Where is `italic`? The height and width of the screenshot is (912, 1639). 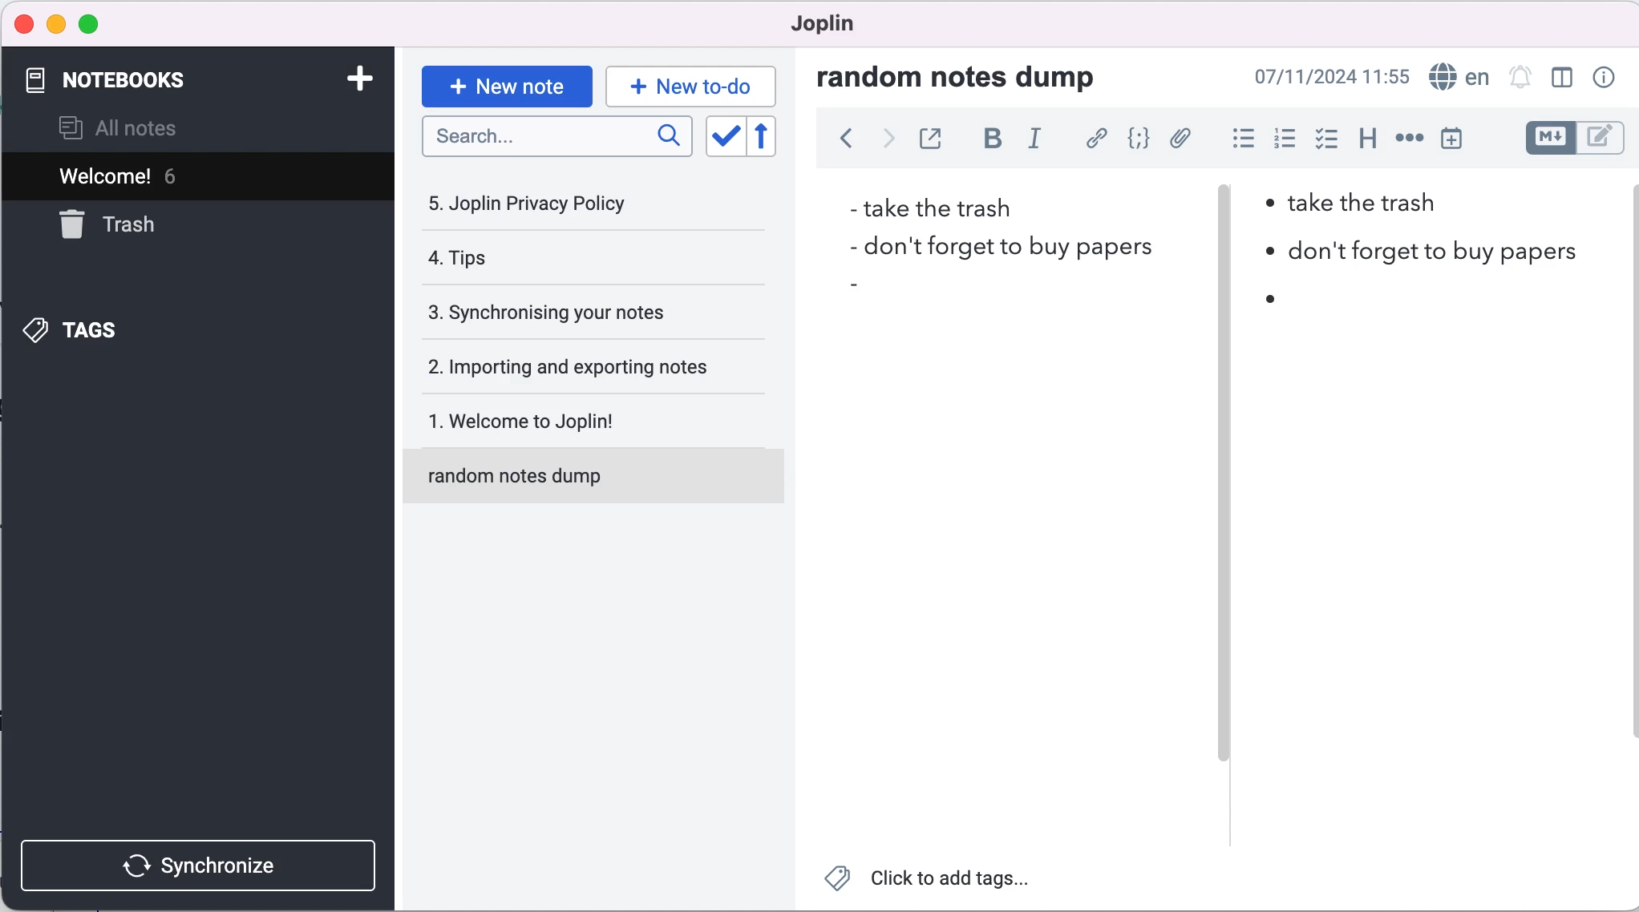 italic is located at coordinates (1037, 144).